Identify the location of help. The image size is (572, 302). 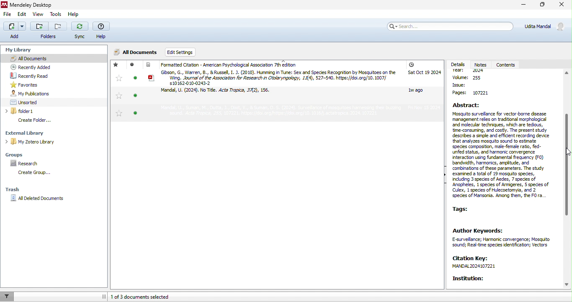
(101, 31).